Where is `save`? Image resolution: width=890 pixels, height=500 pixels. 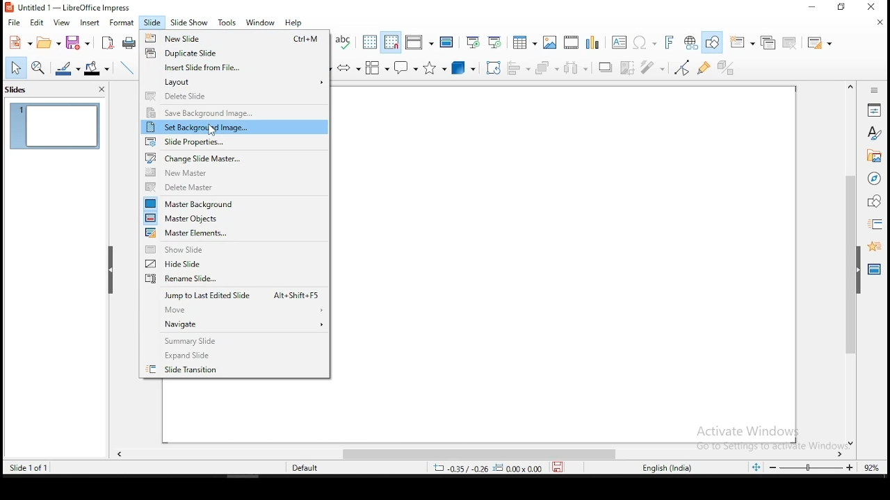 save is located at coordinates (558, 469).